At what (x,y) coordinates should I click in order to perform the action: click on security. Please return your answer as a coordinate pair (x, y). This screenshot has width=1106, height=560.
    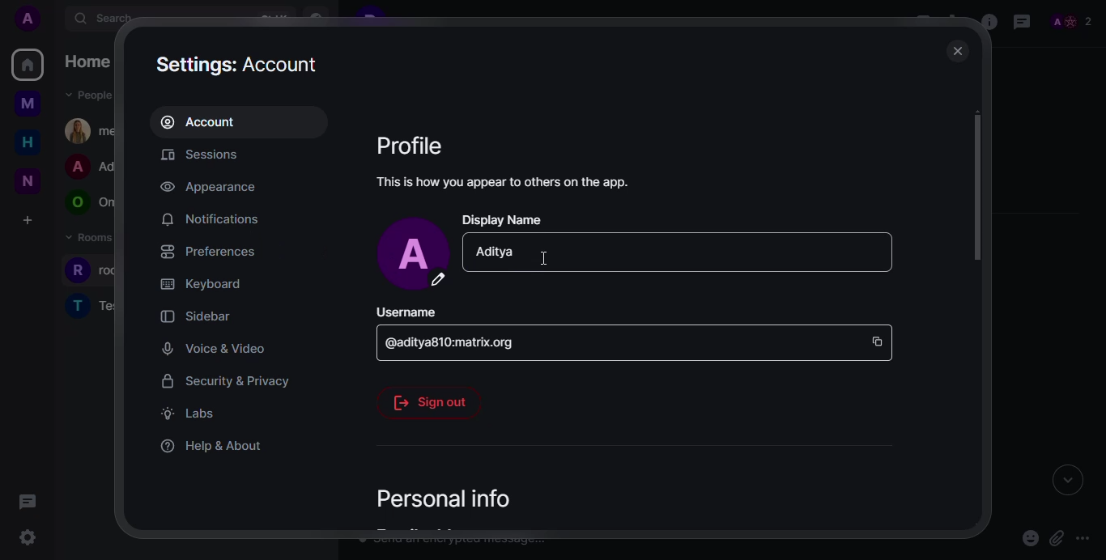
    Looking at the image, I should click on (228, 380).